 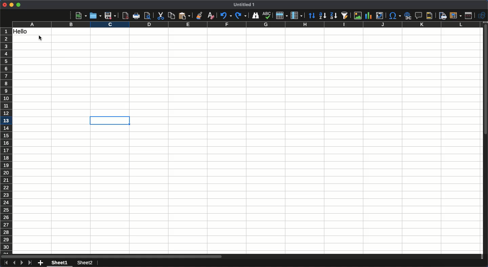 What do you see at coordinates (442, 16) in the screenshot?
I see `Define print area` at bounding box center [442, 16].